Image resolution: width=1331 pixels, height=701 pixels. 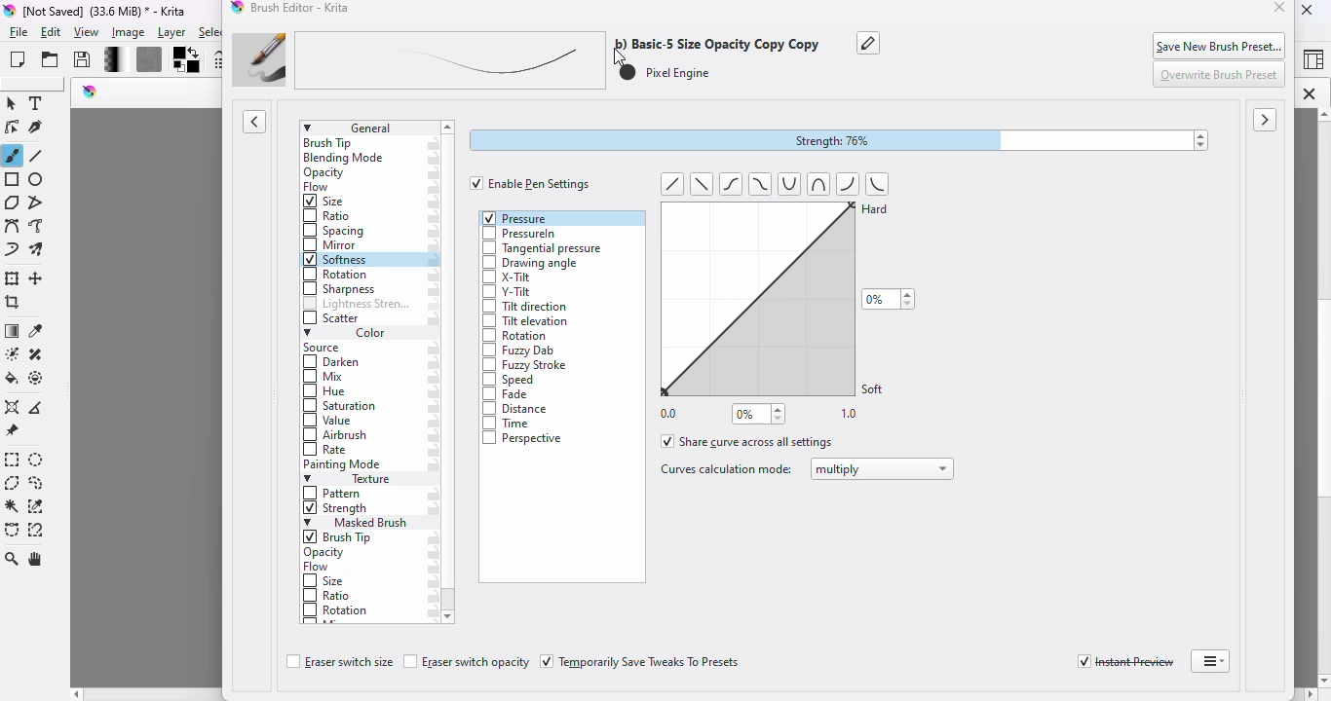 I want to click on 0%, so click(x=759, y=414).